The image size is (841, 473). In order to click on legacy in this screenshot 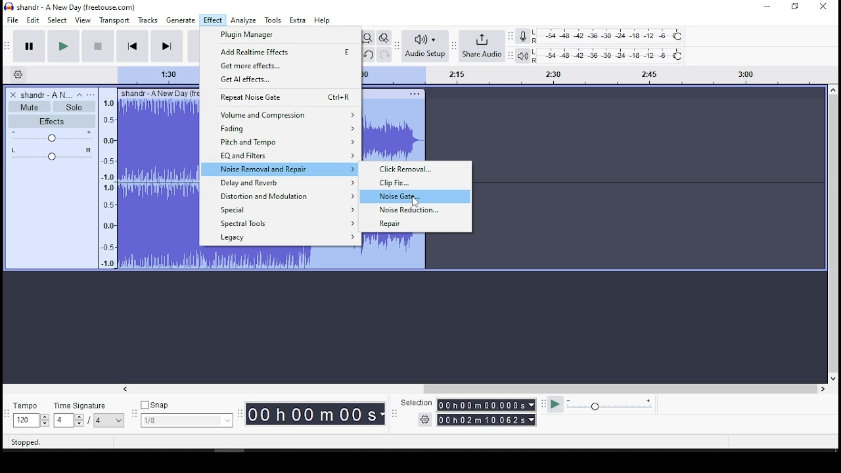, I will do `click(279, 238)`.